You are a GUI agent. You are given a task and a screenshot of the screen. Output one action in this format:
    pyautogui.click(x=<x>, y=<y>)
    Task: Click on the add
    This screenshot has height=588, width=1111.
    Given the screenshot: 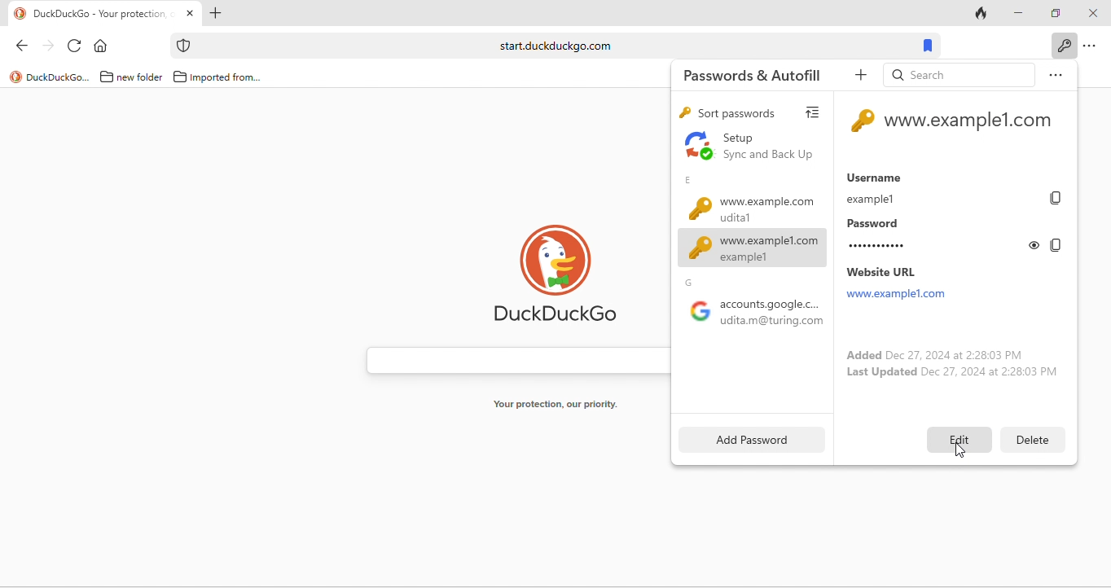 What is the action you would take?
    pyautogui.click(x=863, y=76)
    